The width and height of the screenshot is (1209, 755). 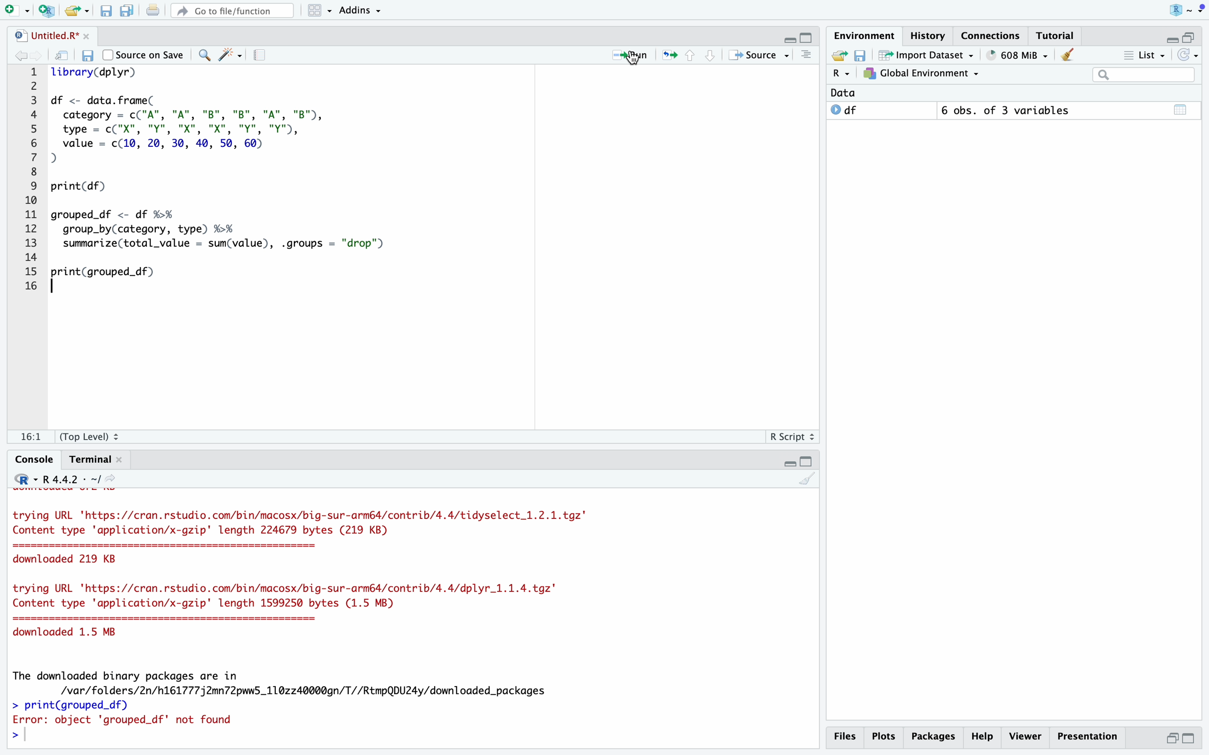 What do you see at coordinates (881, 110) in the screenshot?
I see `O df` at bounding box center [881, 110].